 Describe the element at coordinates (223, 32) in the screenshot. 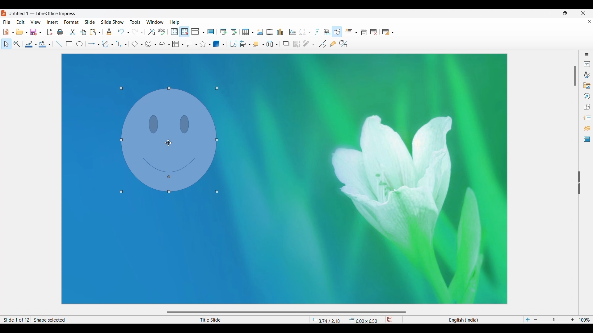

I see `Start from first slide` at that location.